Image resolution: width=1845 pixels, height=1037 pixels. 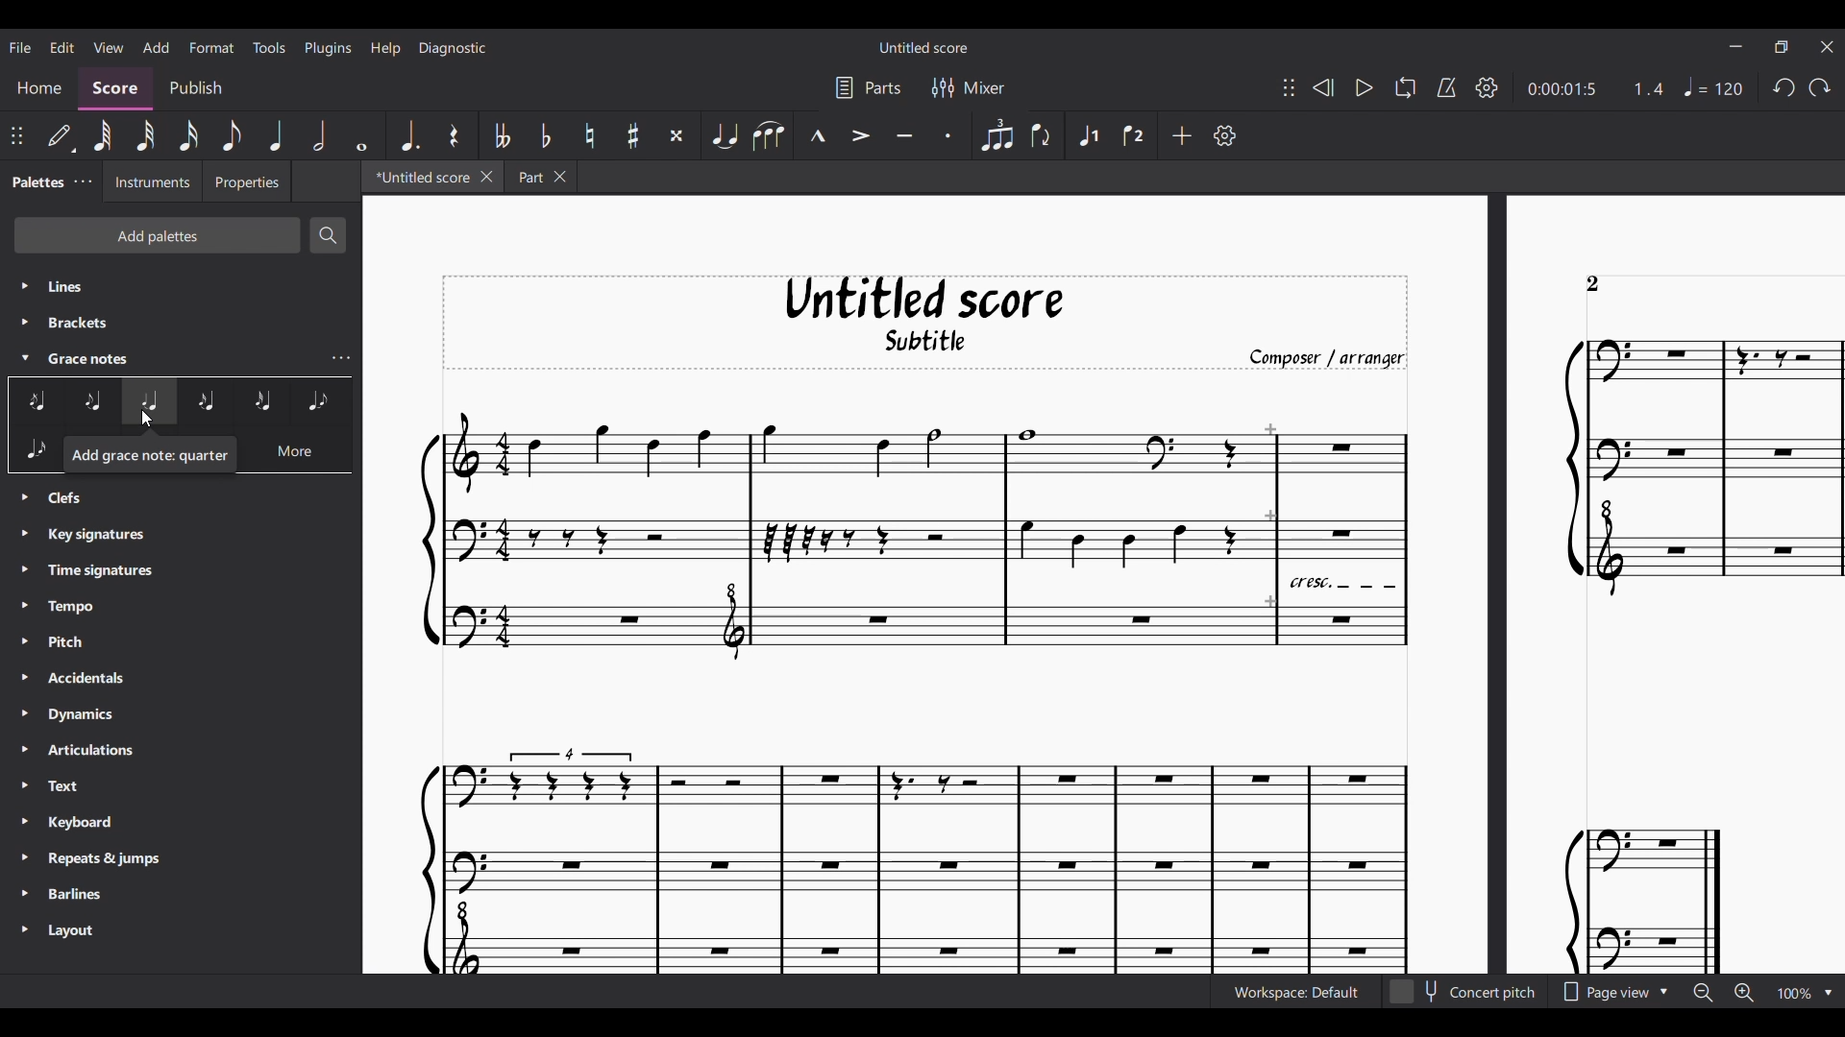 I want to click on Marcato, so click(x=816, y=135).